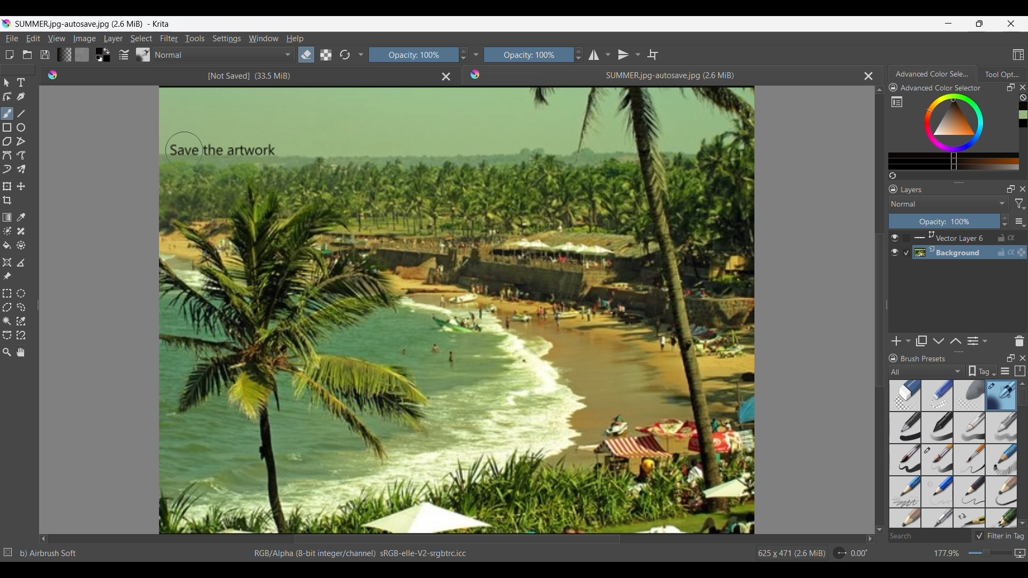 The image size is (1028, 578). Describe the element at coordinates (929, 536) in the screenshot. I see `Search box` at that location.